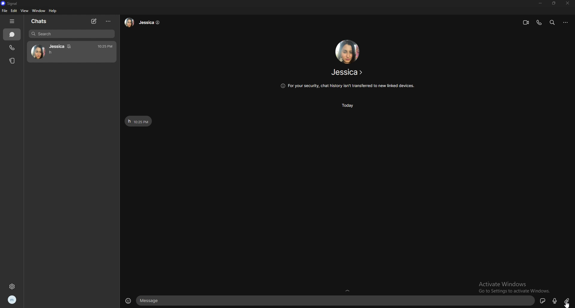  I want to click on chats, so click(12, 34).